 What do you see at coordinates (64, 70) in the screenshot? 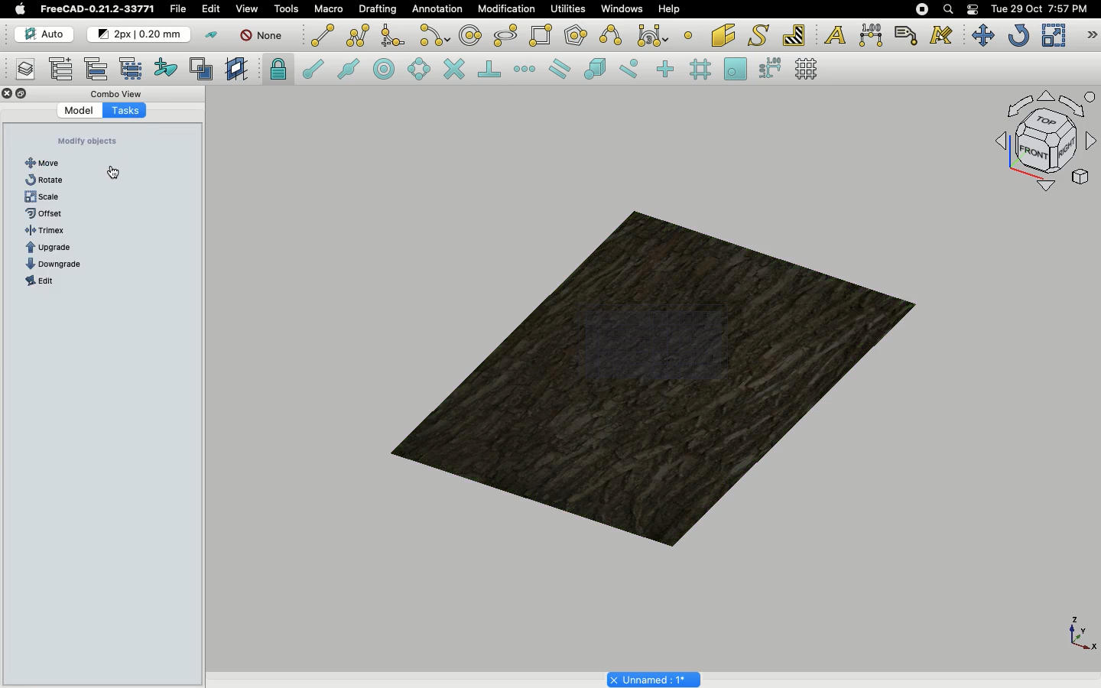
I see `Add new named group` at bounding box center [64, 70].